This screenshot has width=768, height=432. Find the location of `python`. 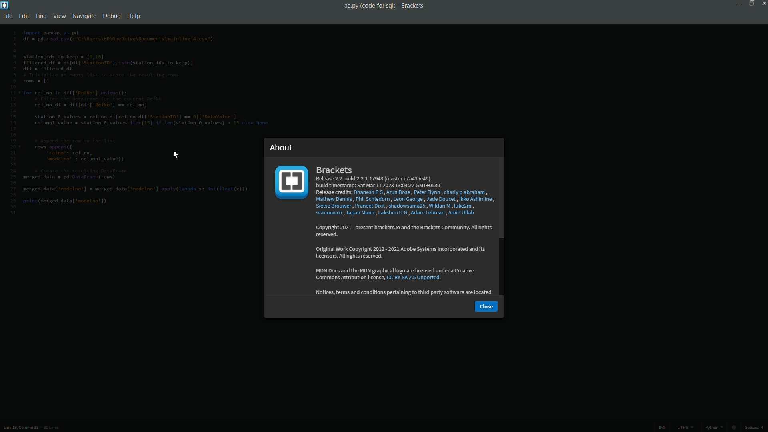

python is located at coordinates (713, 427).